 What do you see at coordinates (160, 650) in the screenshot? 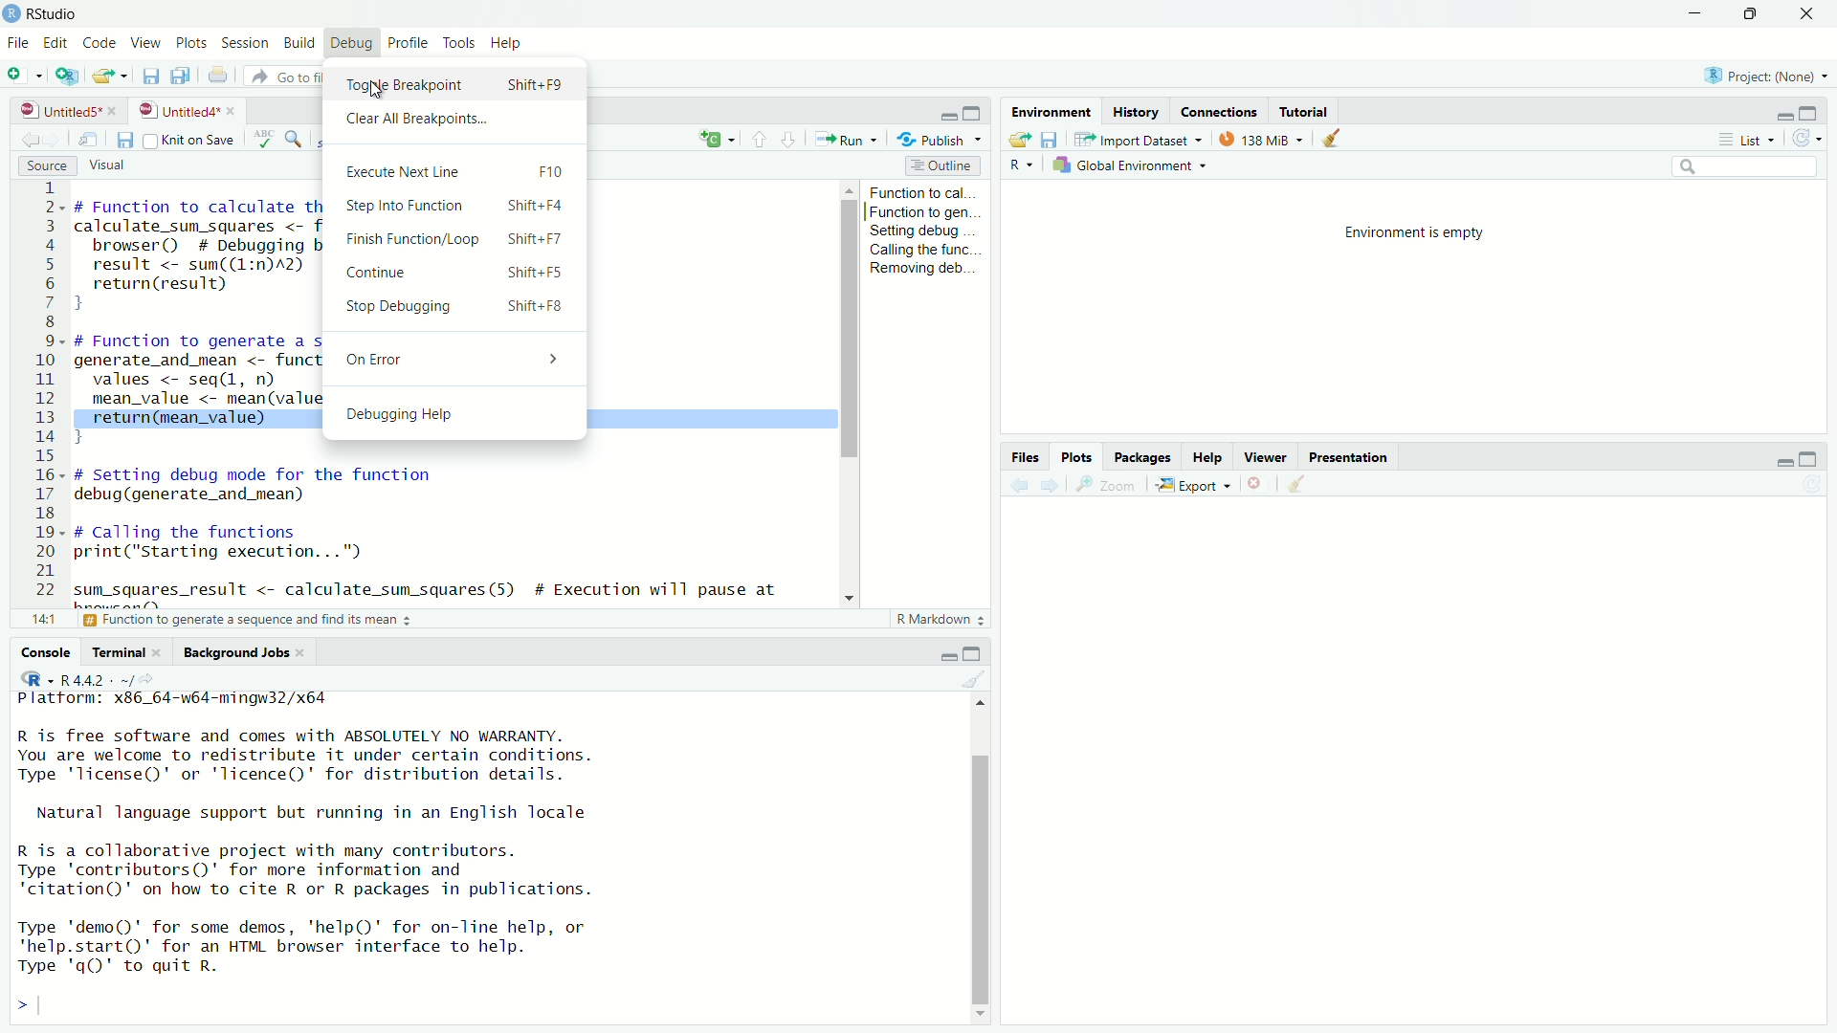
I see `close` at bounding box center [160, 650].